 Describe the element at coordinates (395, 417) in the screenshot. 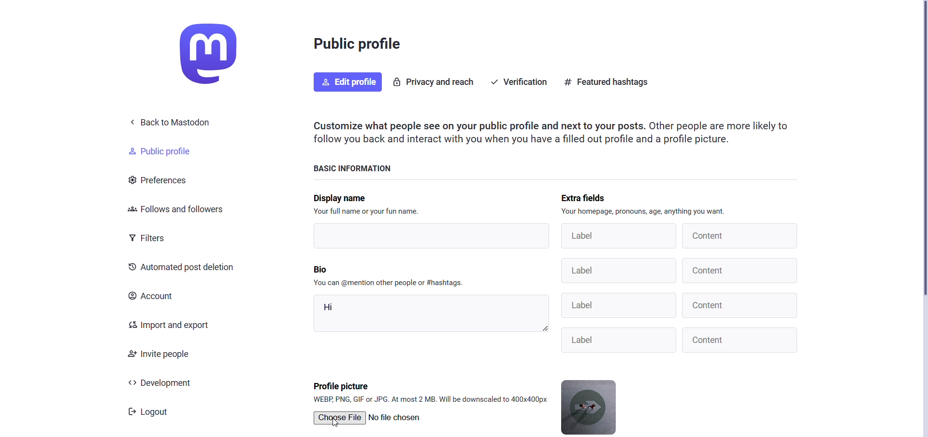

I see `no file chosen` at that location.